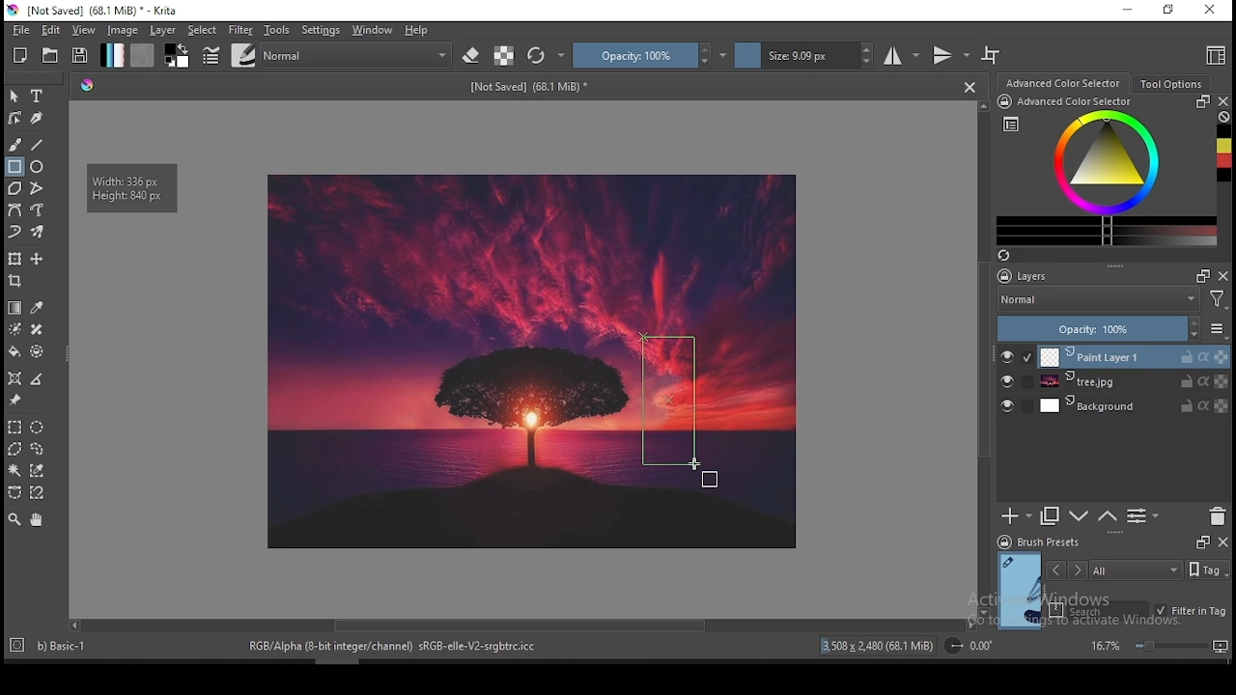 The image size is (1236, 695). What do you see at coordinates (1135, 406) in the screenshot?
I see `layer` at bounding box center [1135, 406].